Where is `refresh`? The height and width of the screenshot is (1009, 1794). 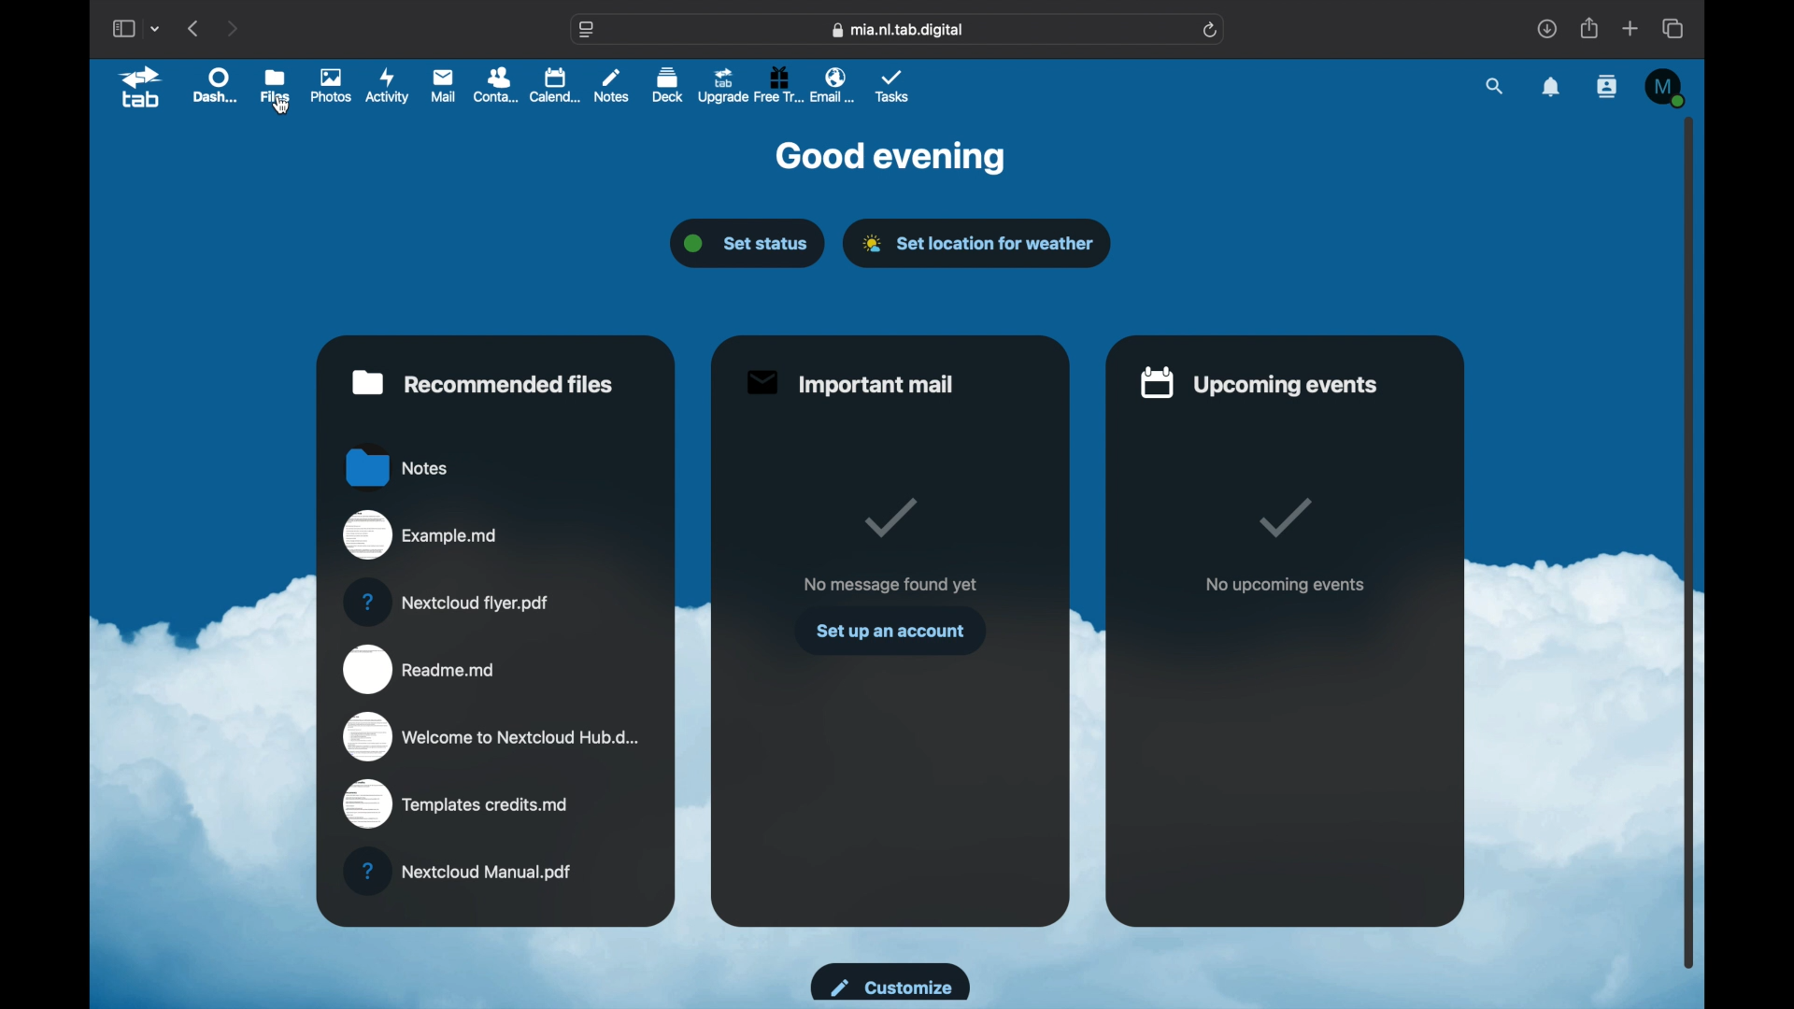
refresh is located at coordinates (1212, 31).